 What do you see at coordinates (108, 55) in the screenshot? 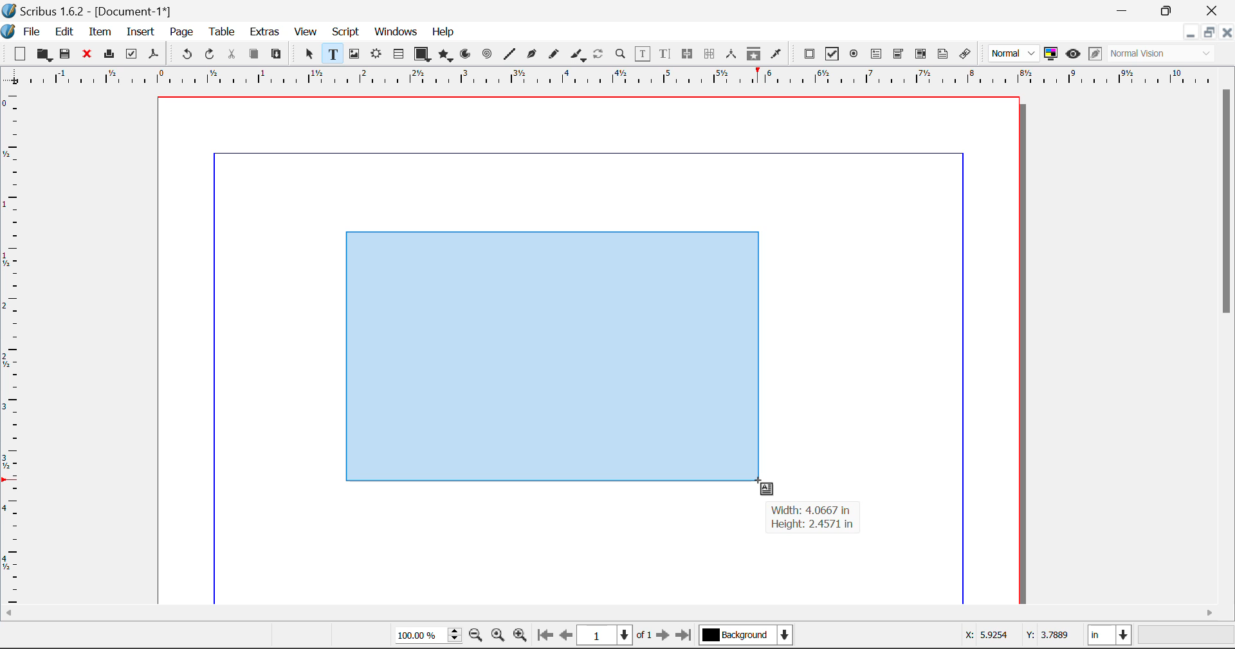
I see `Print` at bounding box center [108, 55].